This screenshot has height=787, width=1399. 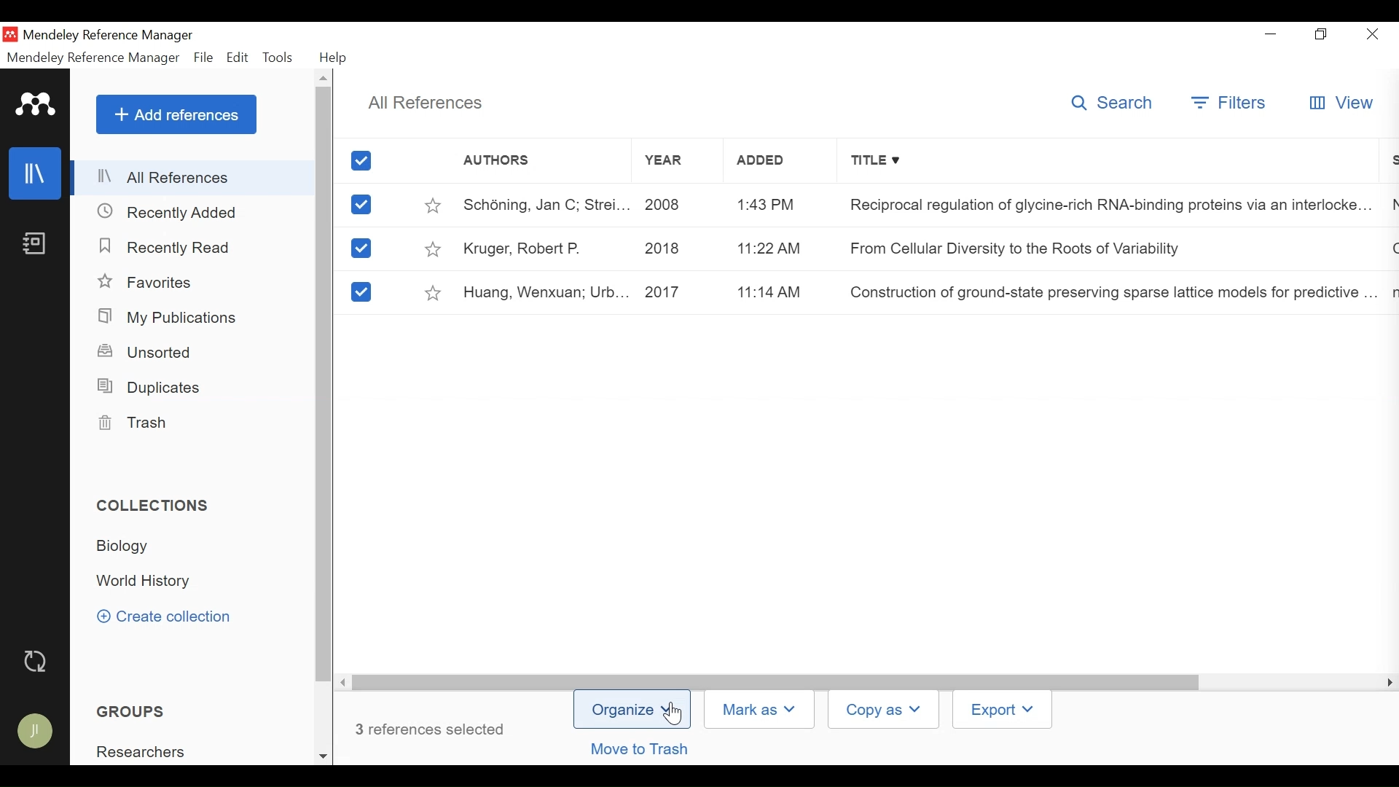 What do you see at coordinates (676, 716) in the screenshot?
I see `Cursor` at bounding box center [676, 716].